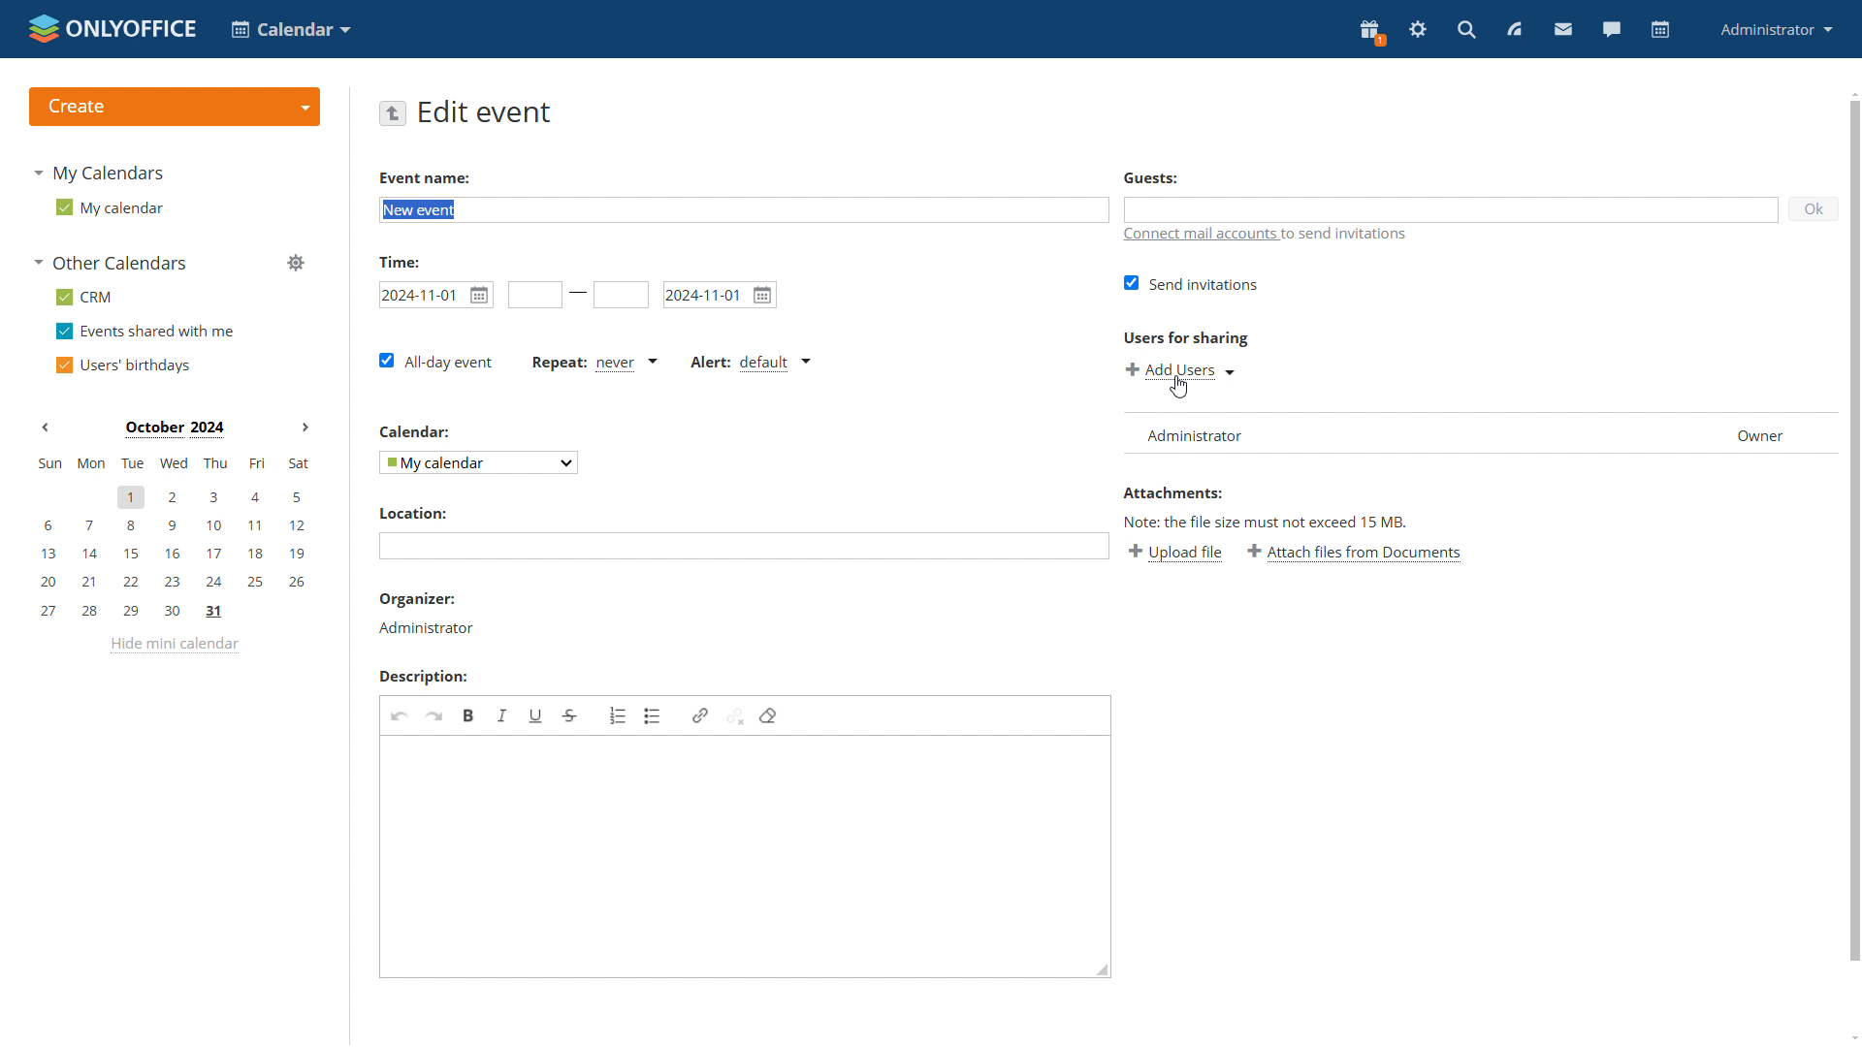 Image resolution: width=1862 pixels, height=1047 pixels. Describe the element at coordinates (401, 262) in the screenshot. I see `time` at that location.